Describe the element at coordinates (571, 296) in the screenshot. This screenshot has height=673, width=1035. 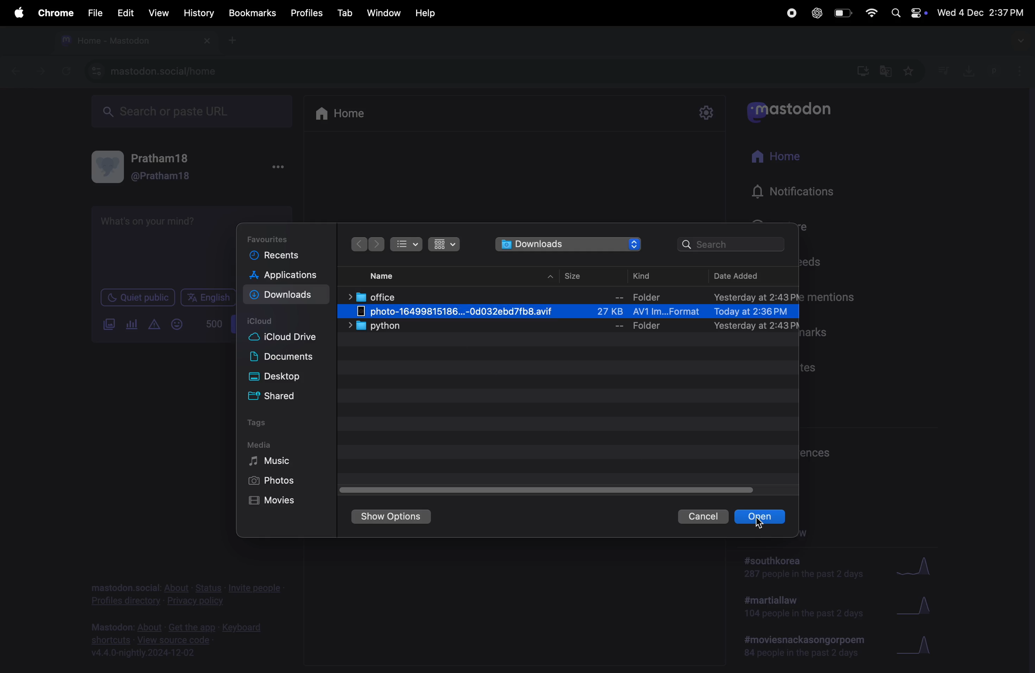
I see `office` at that location.